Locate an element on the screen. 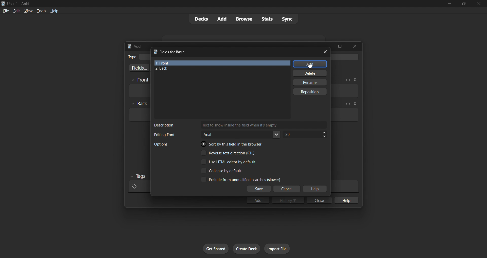 The image size is (487, 258).  is located at coordinates (140, 104).